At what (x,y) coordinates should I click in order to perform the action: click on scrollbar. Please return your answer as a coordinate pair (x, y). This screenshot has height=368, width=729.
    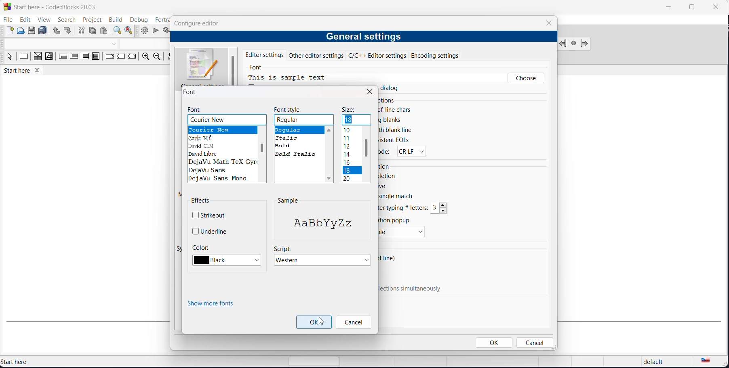
    Looking at the image, I should click on (367, 148).